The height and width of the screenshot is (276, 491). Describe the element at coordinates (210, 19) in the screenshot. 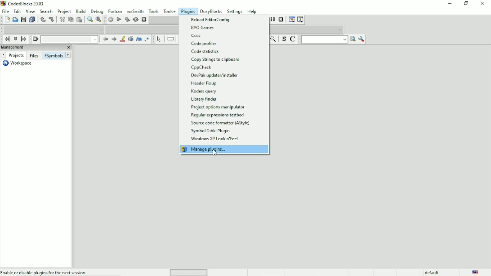

I see `Reload editorconfig` at that location.